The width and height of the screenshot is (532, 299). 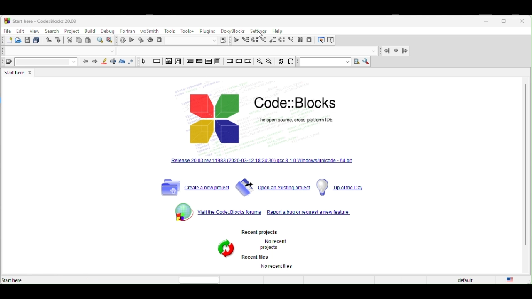 What do you see at coordinates (259, 62) in the screenshot?
I see `zoom in` at bounding box center [259, 62].